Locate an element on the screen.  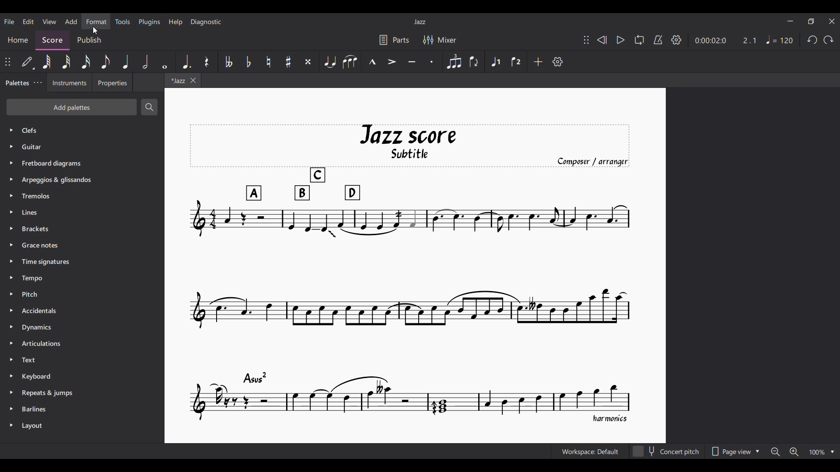
Duration and ratio is located at coordinates (726, 41).